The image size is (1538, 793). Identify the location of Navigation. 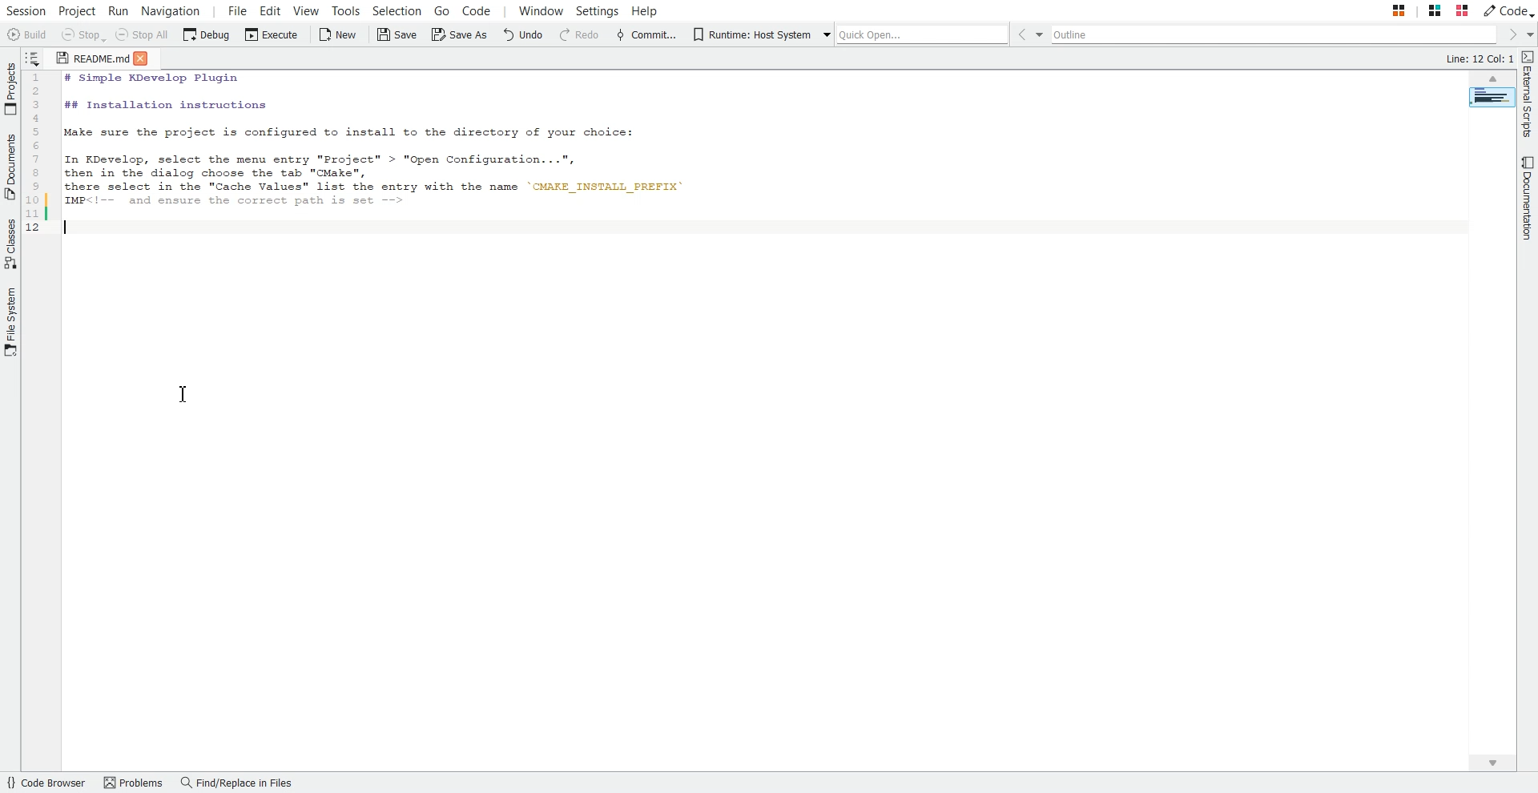
(171, 10).